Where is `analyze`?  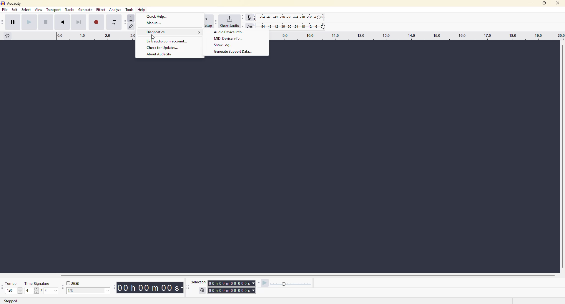 analyze is located at coordinates (115, 10).